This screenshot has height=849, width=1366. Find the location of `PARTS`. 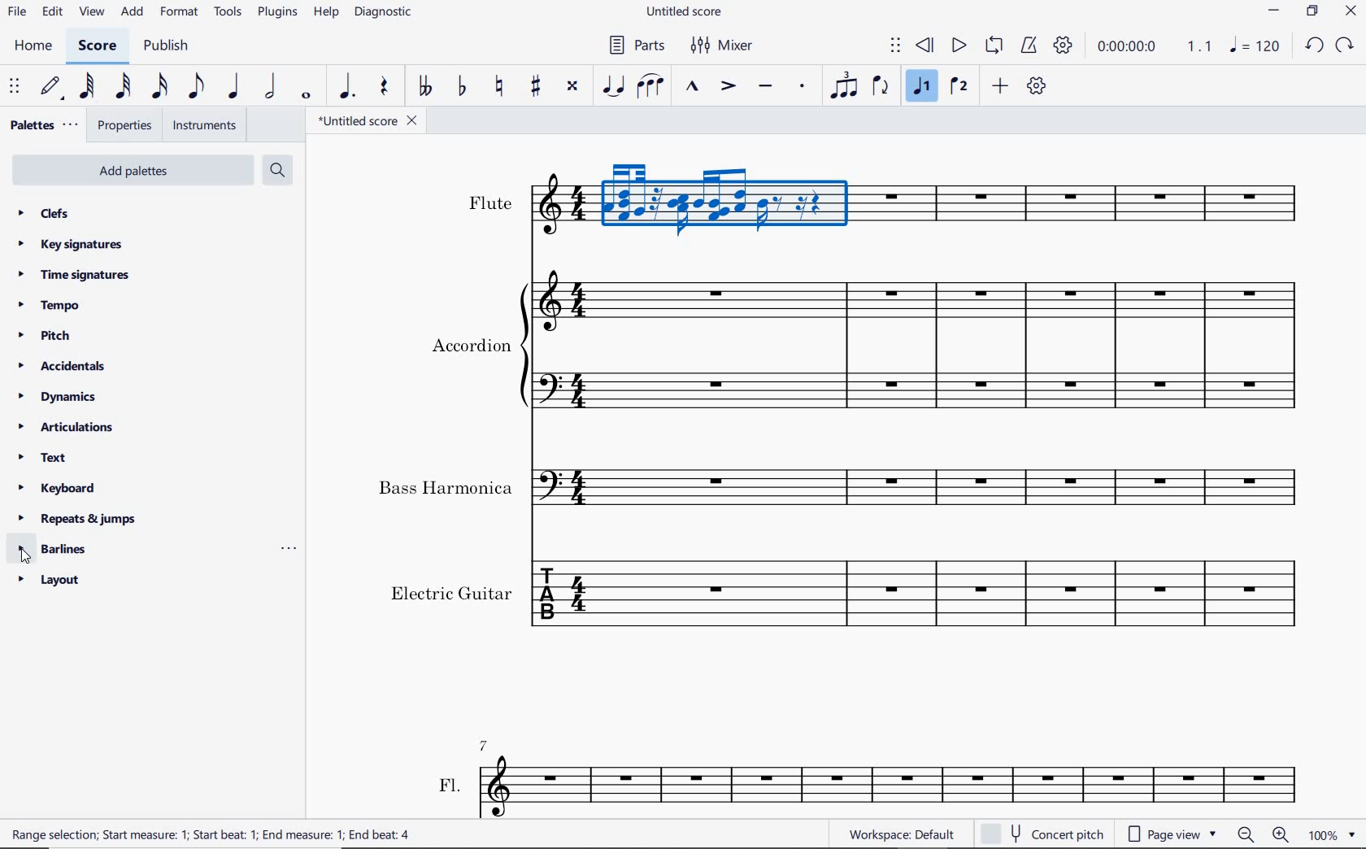

PARTS is located at coordinates (635, 48).